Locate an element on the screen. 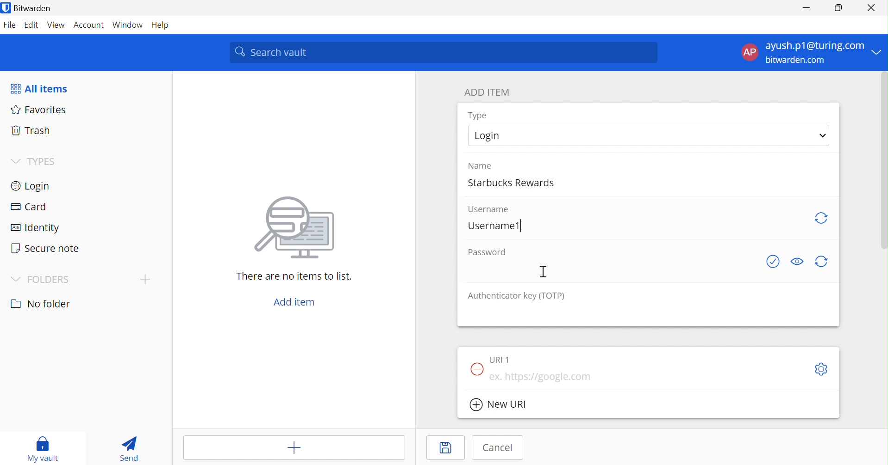 This screenshot has width=888, height=465. Help is located at coordinates (164, 25).